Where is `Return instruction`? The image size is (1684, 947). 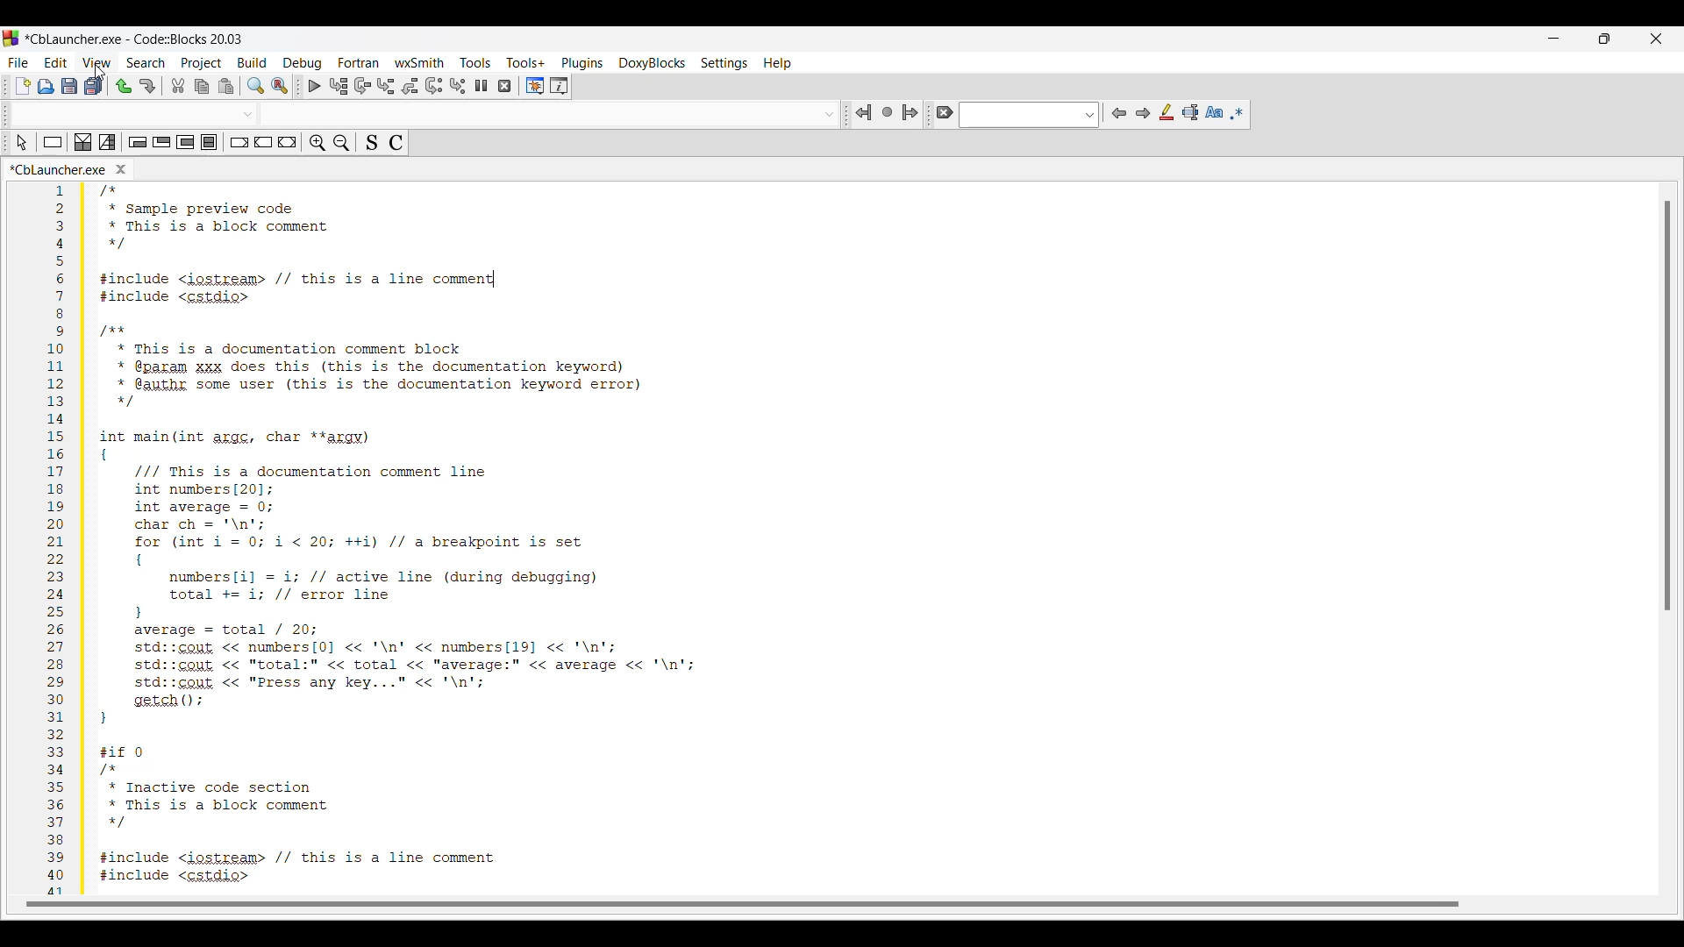
Return instruction is located at coordinates (288, 142).